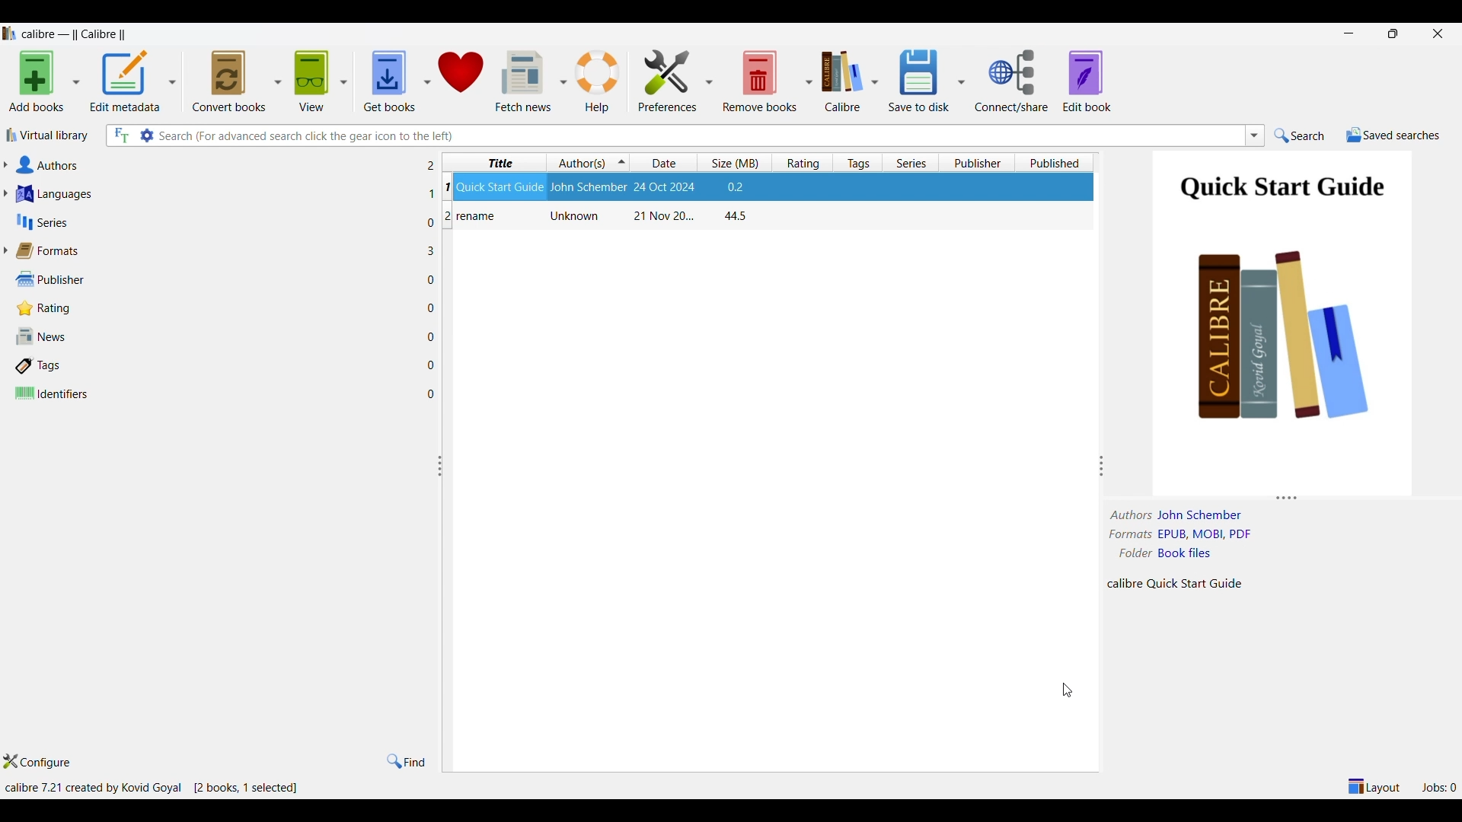 The image size is (1462, 822). What do you see at coordinates (1393, 135) in the screenshot?
I see `Saved searches` at bounding box center [1393, 135].